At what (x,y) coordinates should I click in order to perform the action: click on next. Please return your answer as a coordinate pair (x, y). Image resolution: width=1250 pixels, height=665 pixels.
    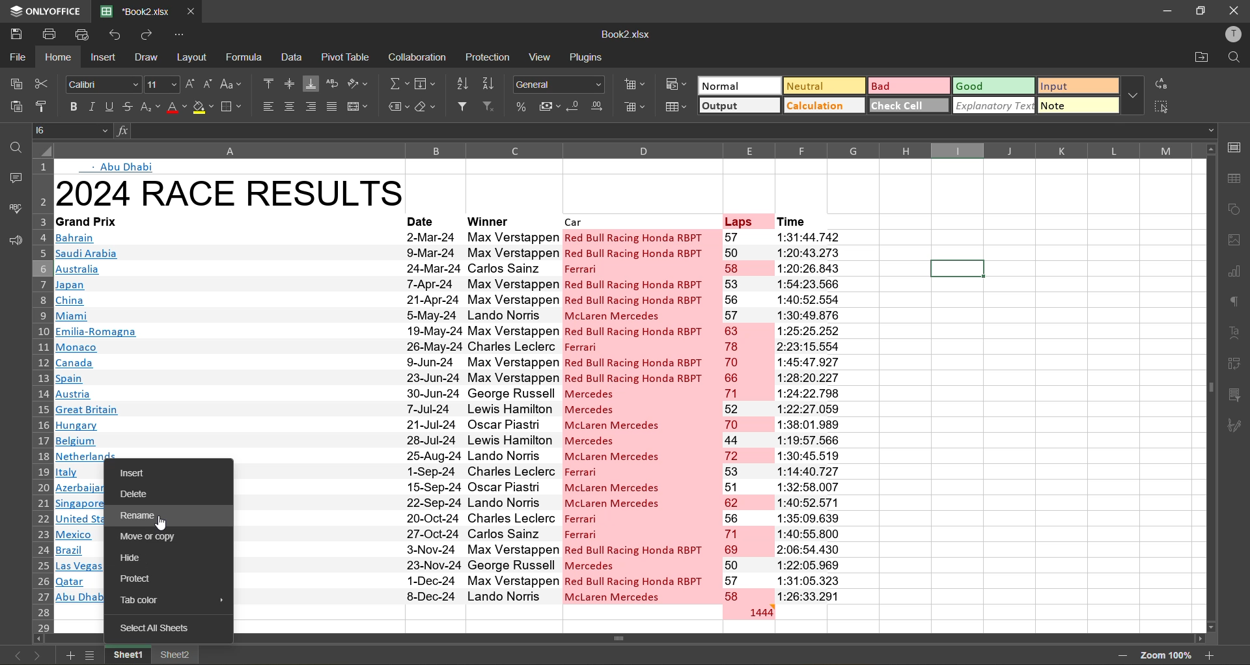
    Looking at the image, I should click on (40, 653).